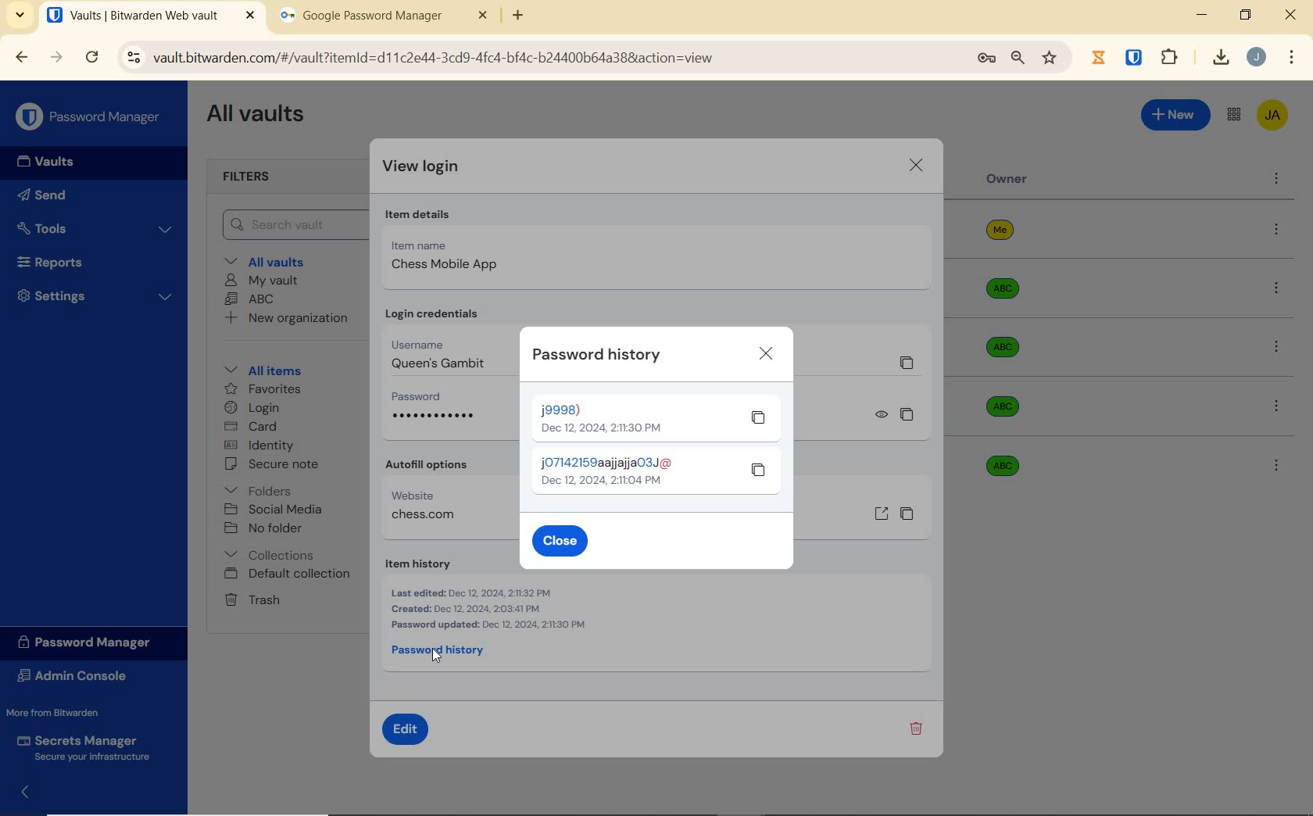  I want to click on Vaults, so click(55, 163).